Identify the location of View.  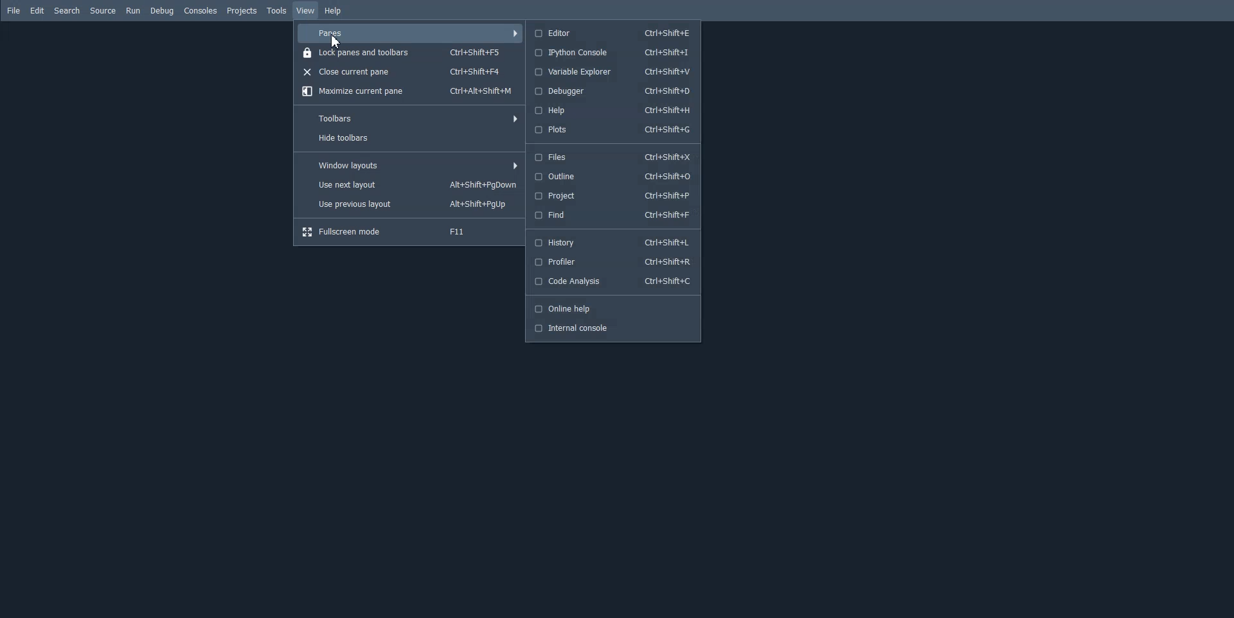
(306, 10).